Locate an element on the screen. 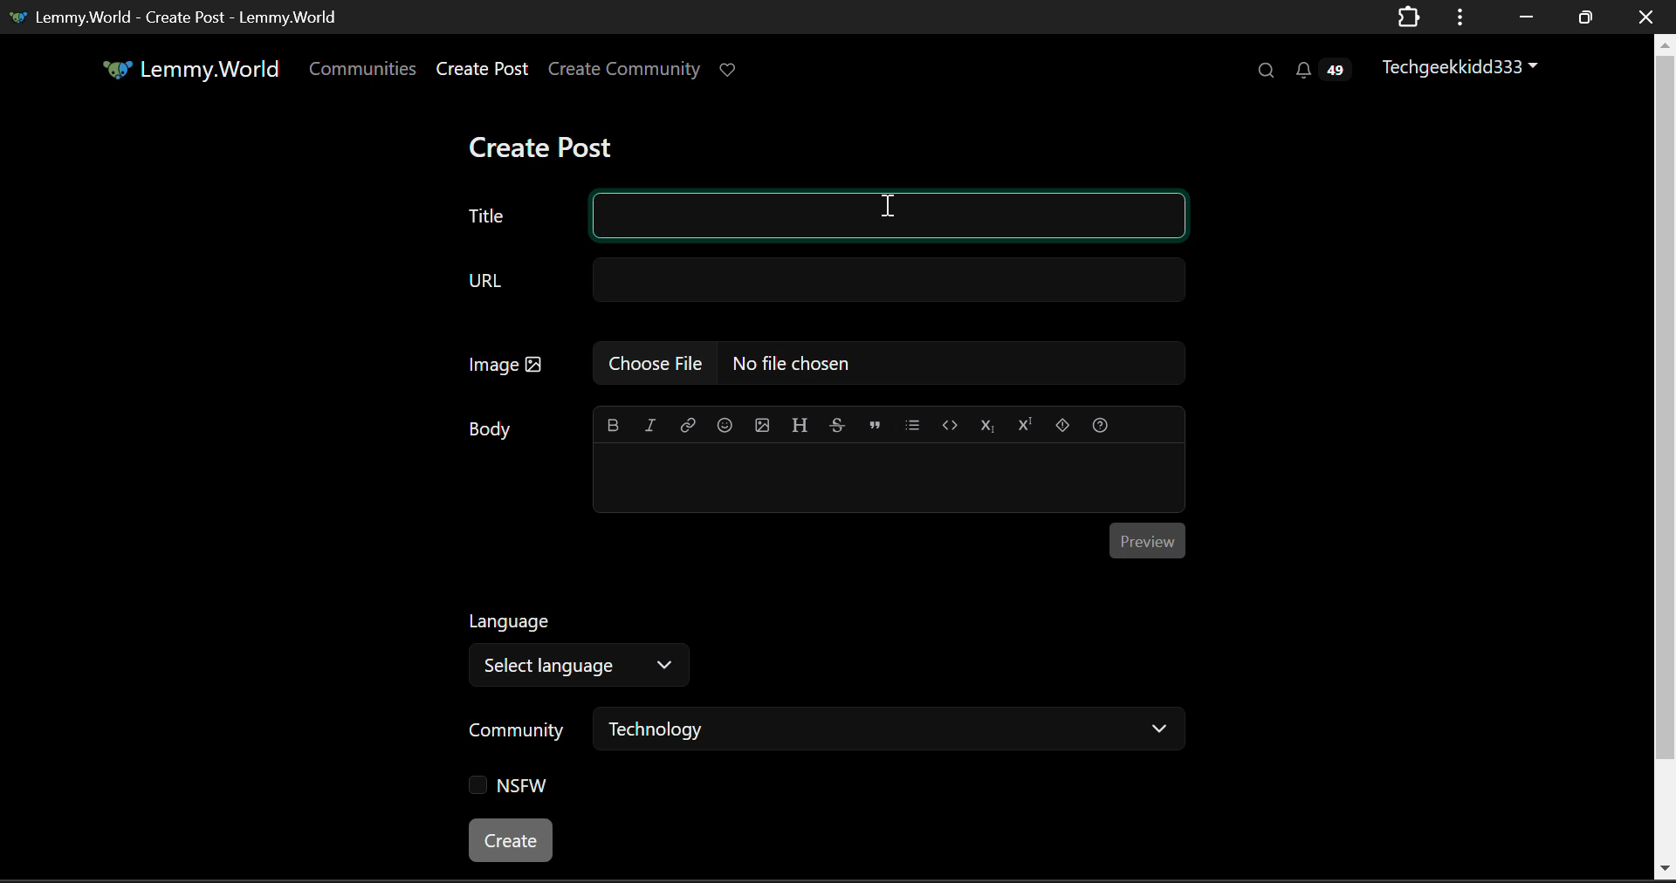  Cursor on Title Textbox is located at coordinates (887, 209).